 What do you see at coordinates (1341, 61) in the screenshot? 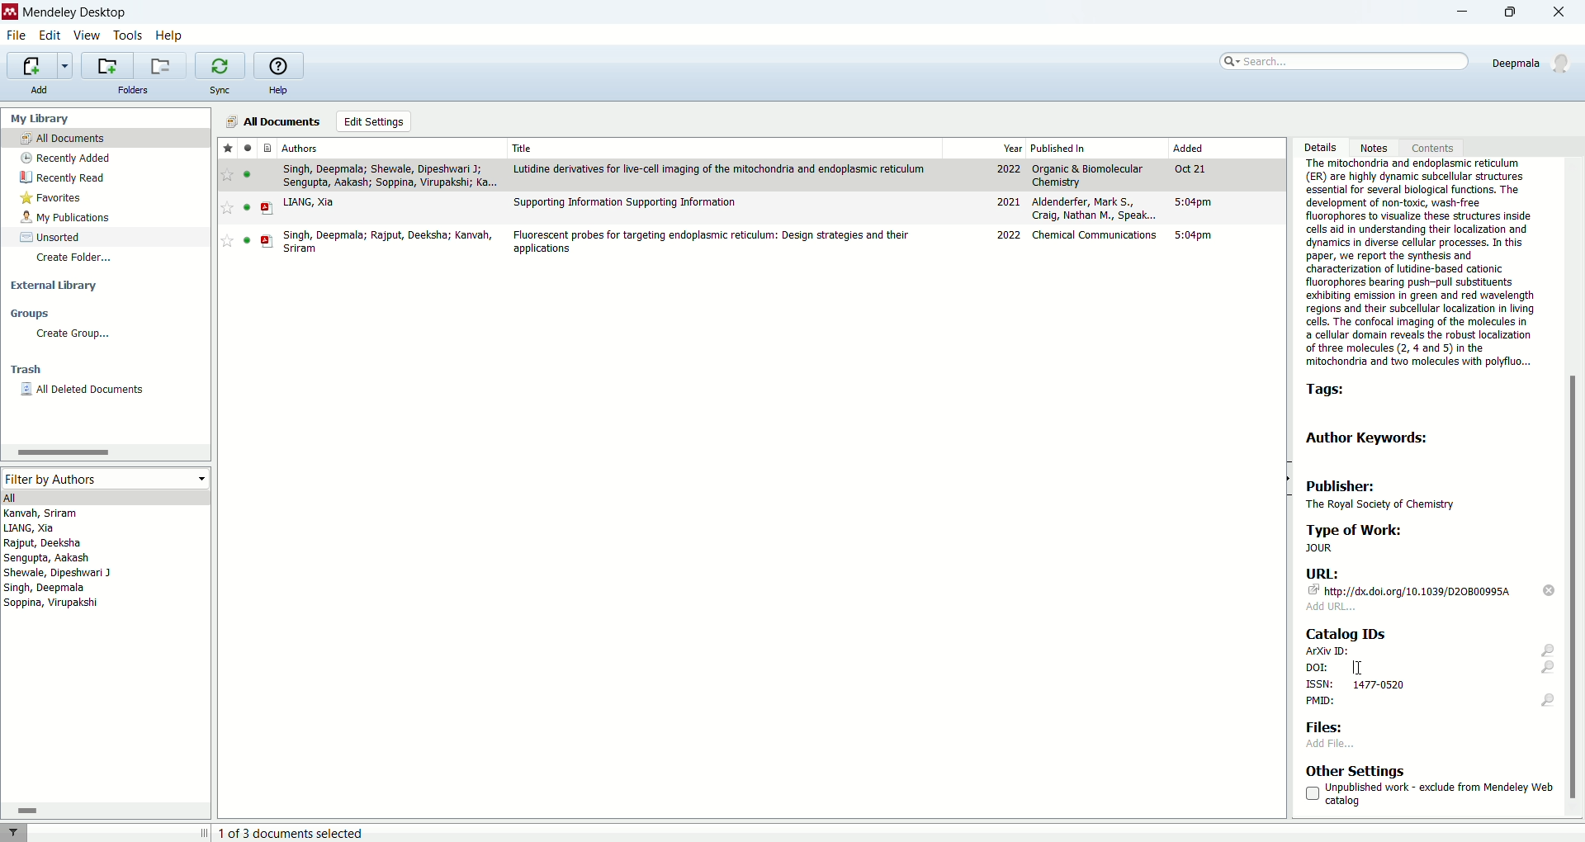
I see `search` at bounding box center [1341, 61].